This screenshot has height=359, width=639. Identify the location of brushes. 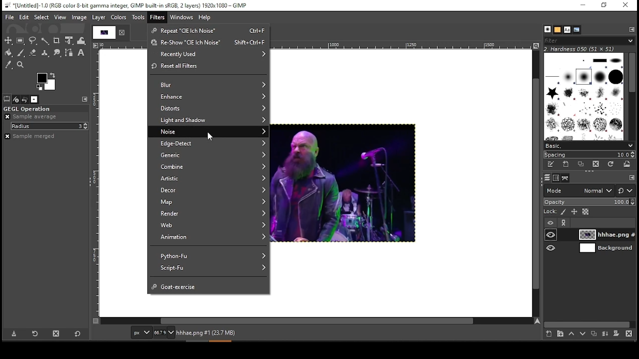
(585, 97).